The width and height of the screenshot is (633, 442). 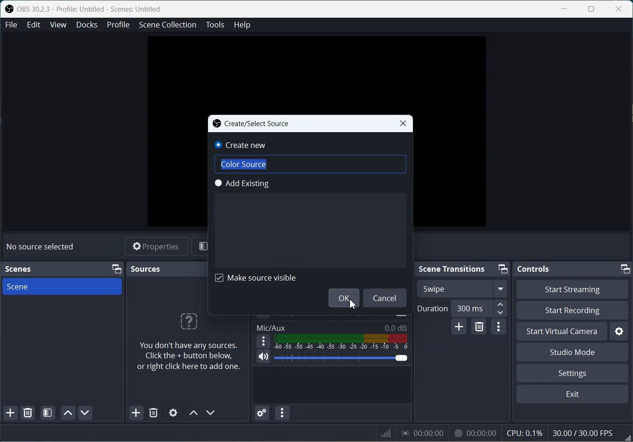 What do you see at coordinates (342, 342) in the screenshot?
I see `Volume Indicator` at bounding box center [342, 342].